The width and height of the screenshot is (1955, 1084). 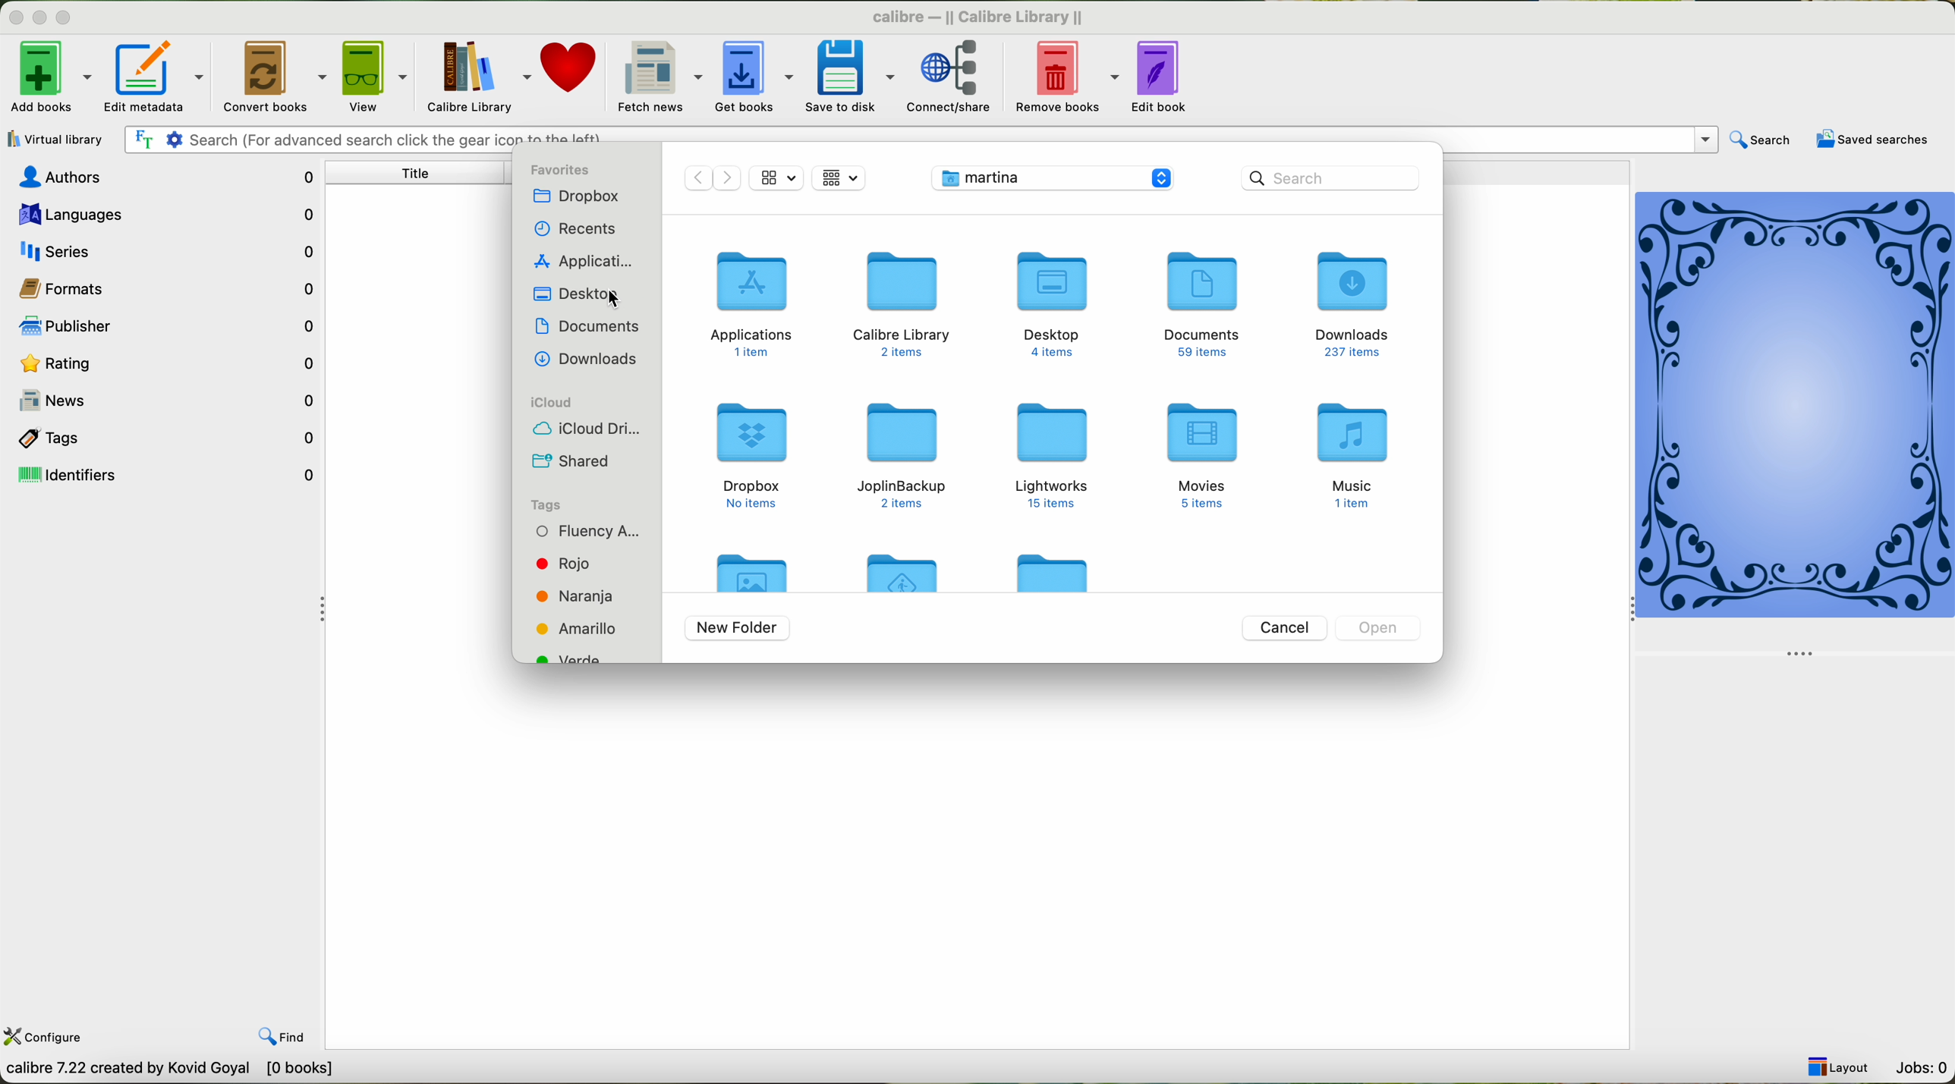 I want to click on cursor, so click(x=618, y=300).